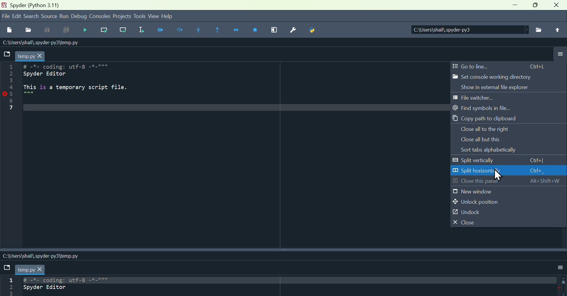  I want to click on filename, so click(32, 269).